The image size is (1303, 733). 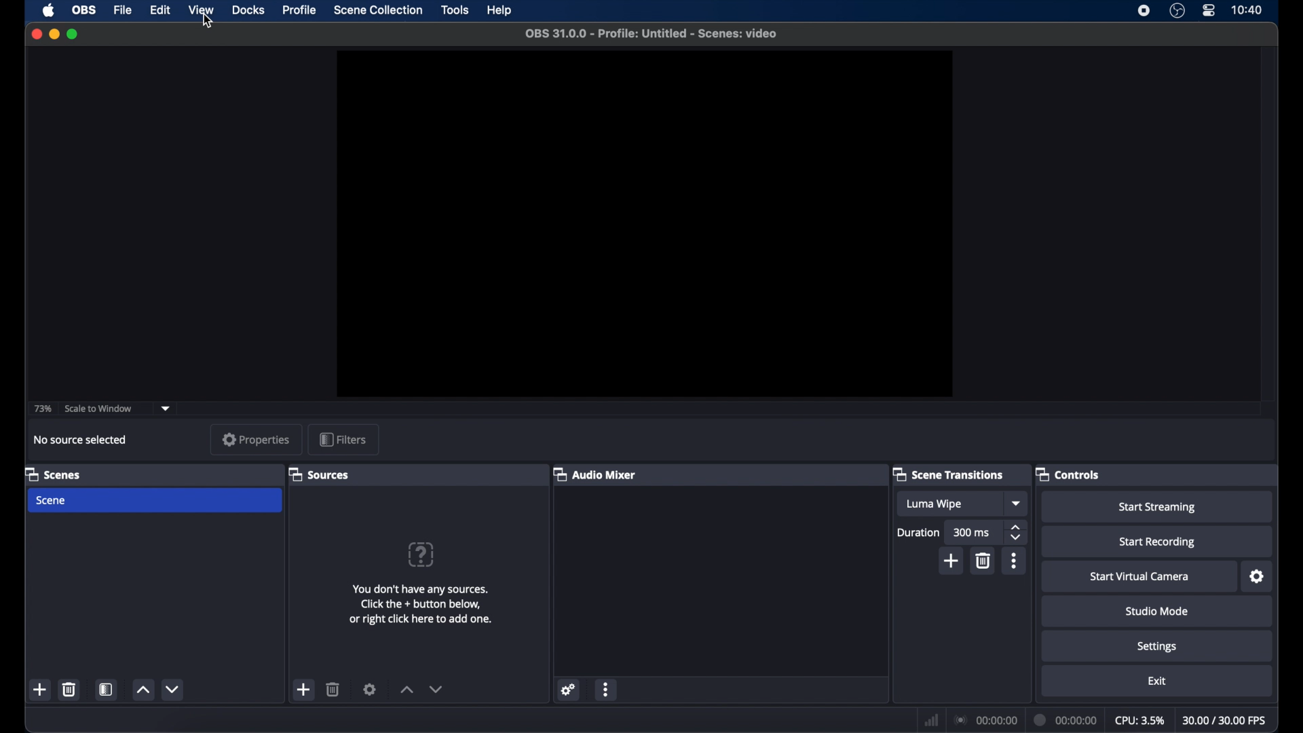 I want to click on screen recorder icon, so click(x=1143, y=10).